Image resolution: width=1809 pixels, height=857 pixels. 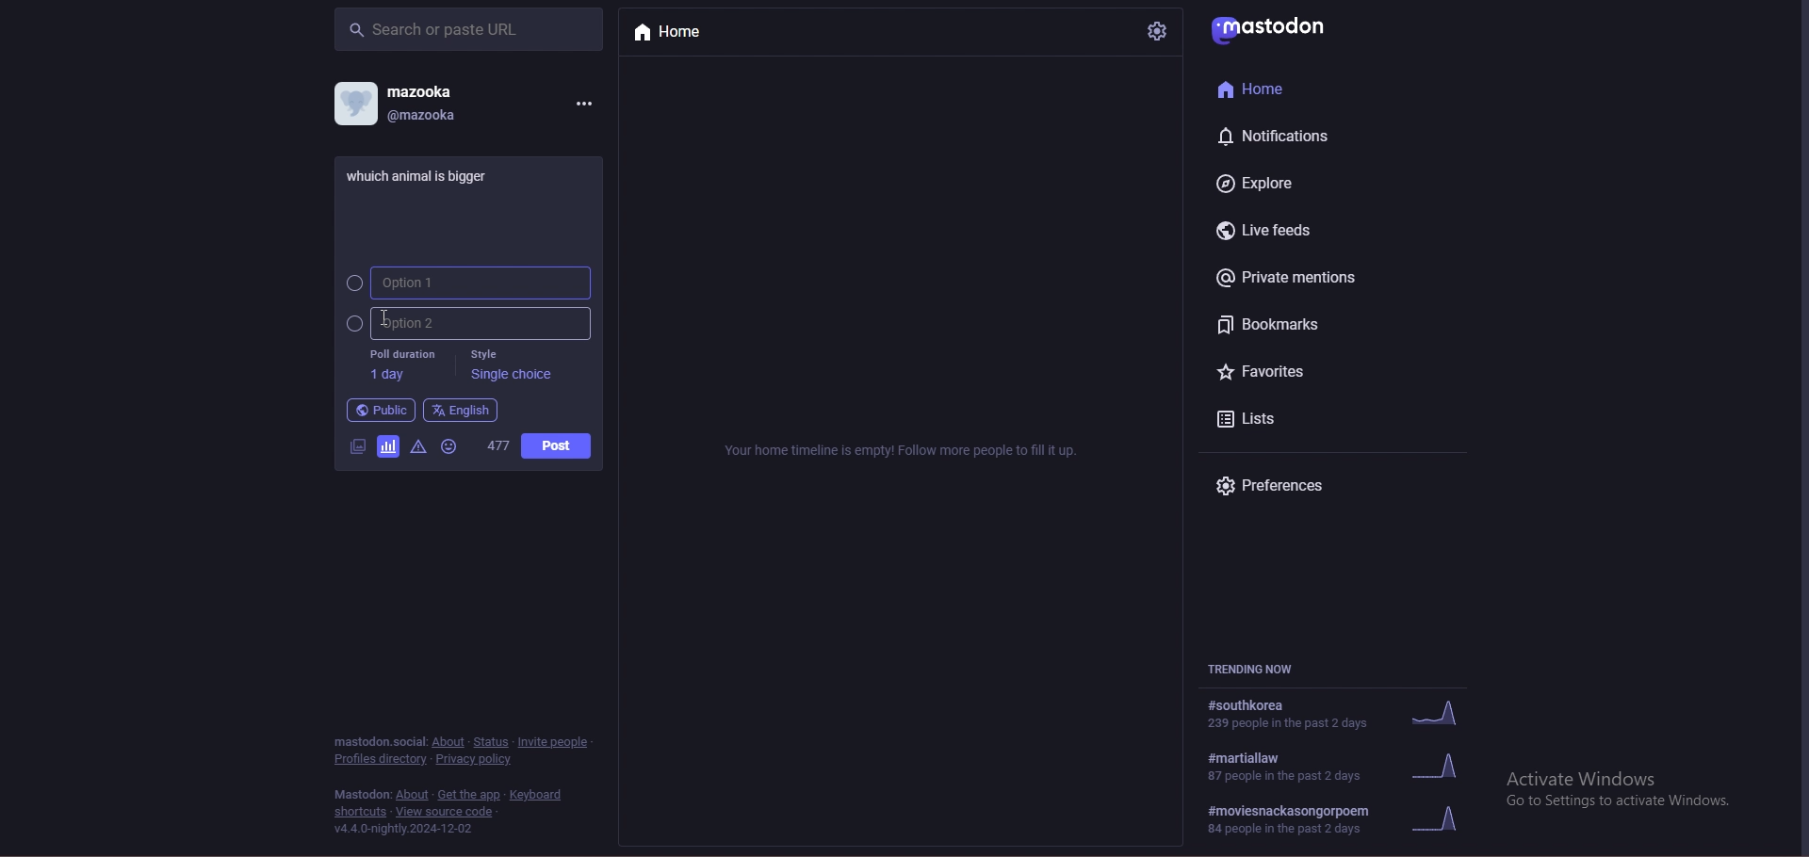 I want to click on trending now, so click(x=1265, y=670).